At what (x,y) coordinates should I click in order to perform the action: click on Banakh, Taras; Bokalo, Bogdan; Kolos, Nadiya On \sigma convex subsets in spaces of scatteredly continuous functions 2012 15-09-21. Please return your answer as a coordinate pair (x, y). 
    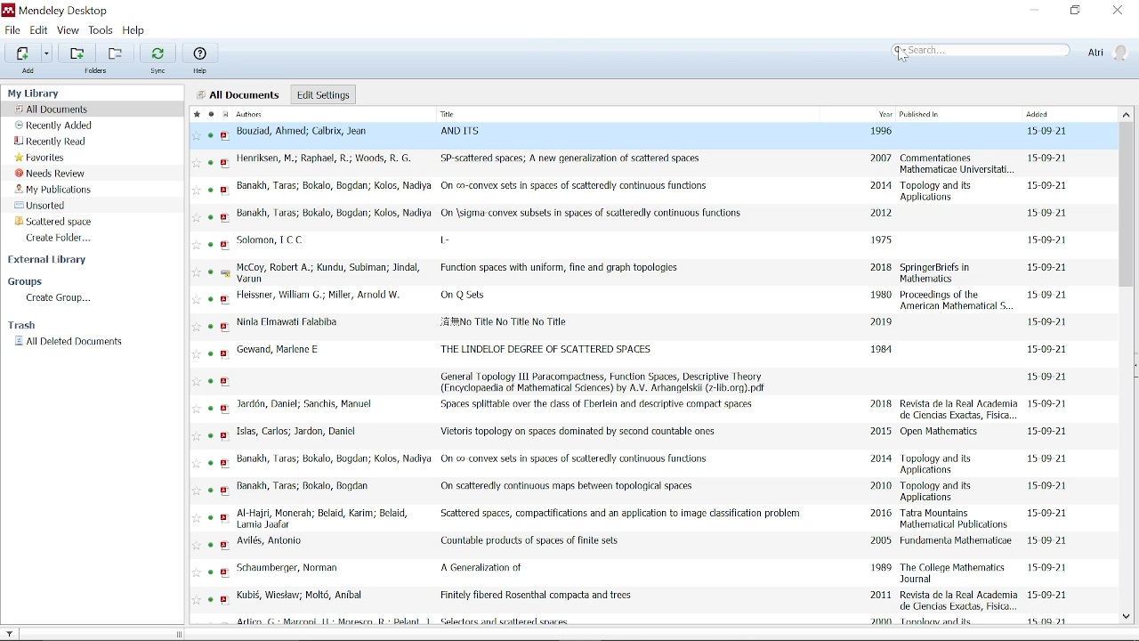
    Looking at the image, I should click on (647, 215).